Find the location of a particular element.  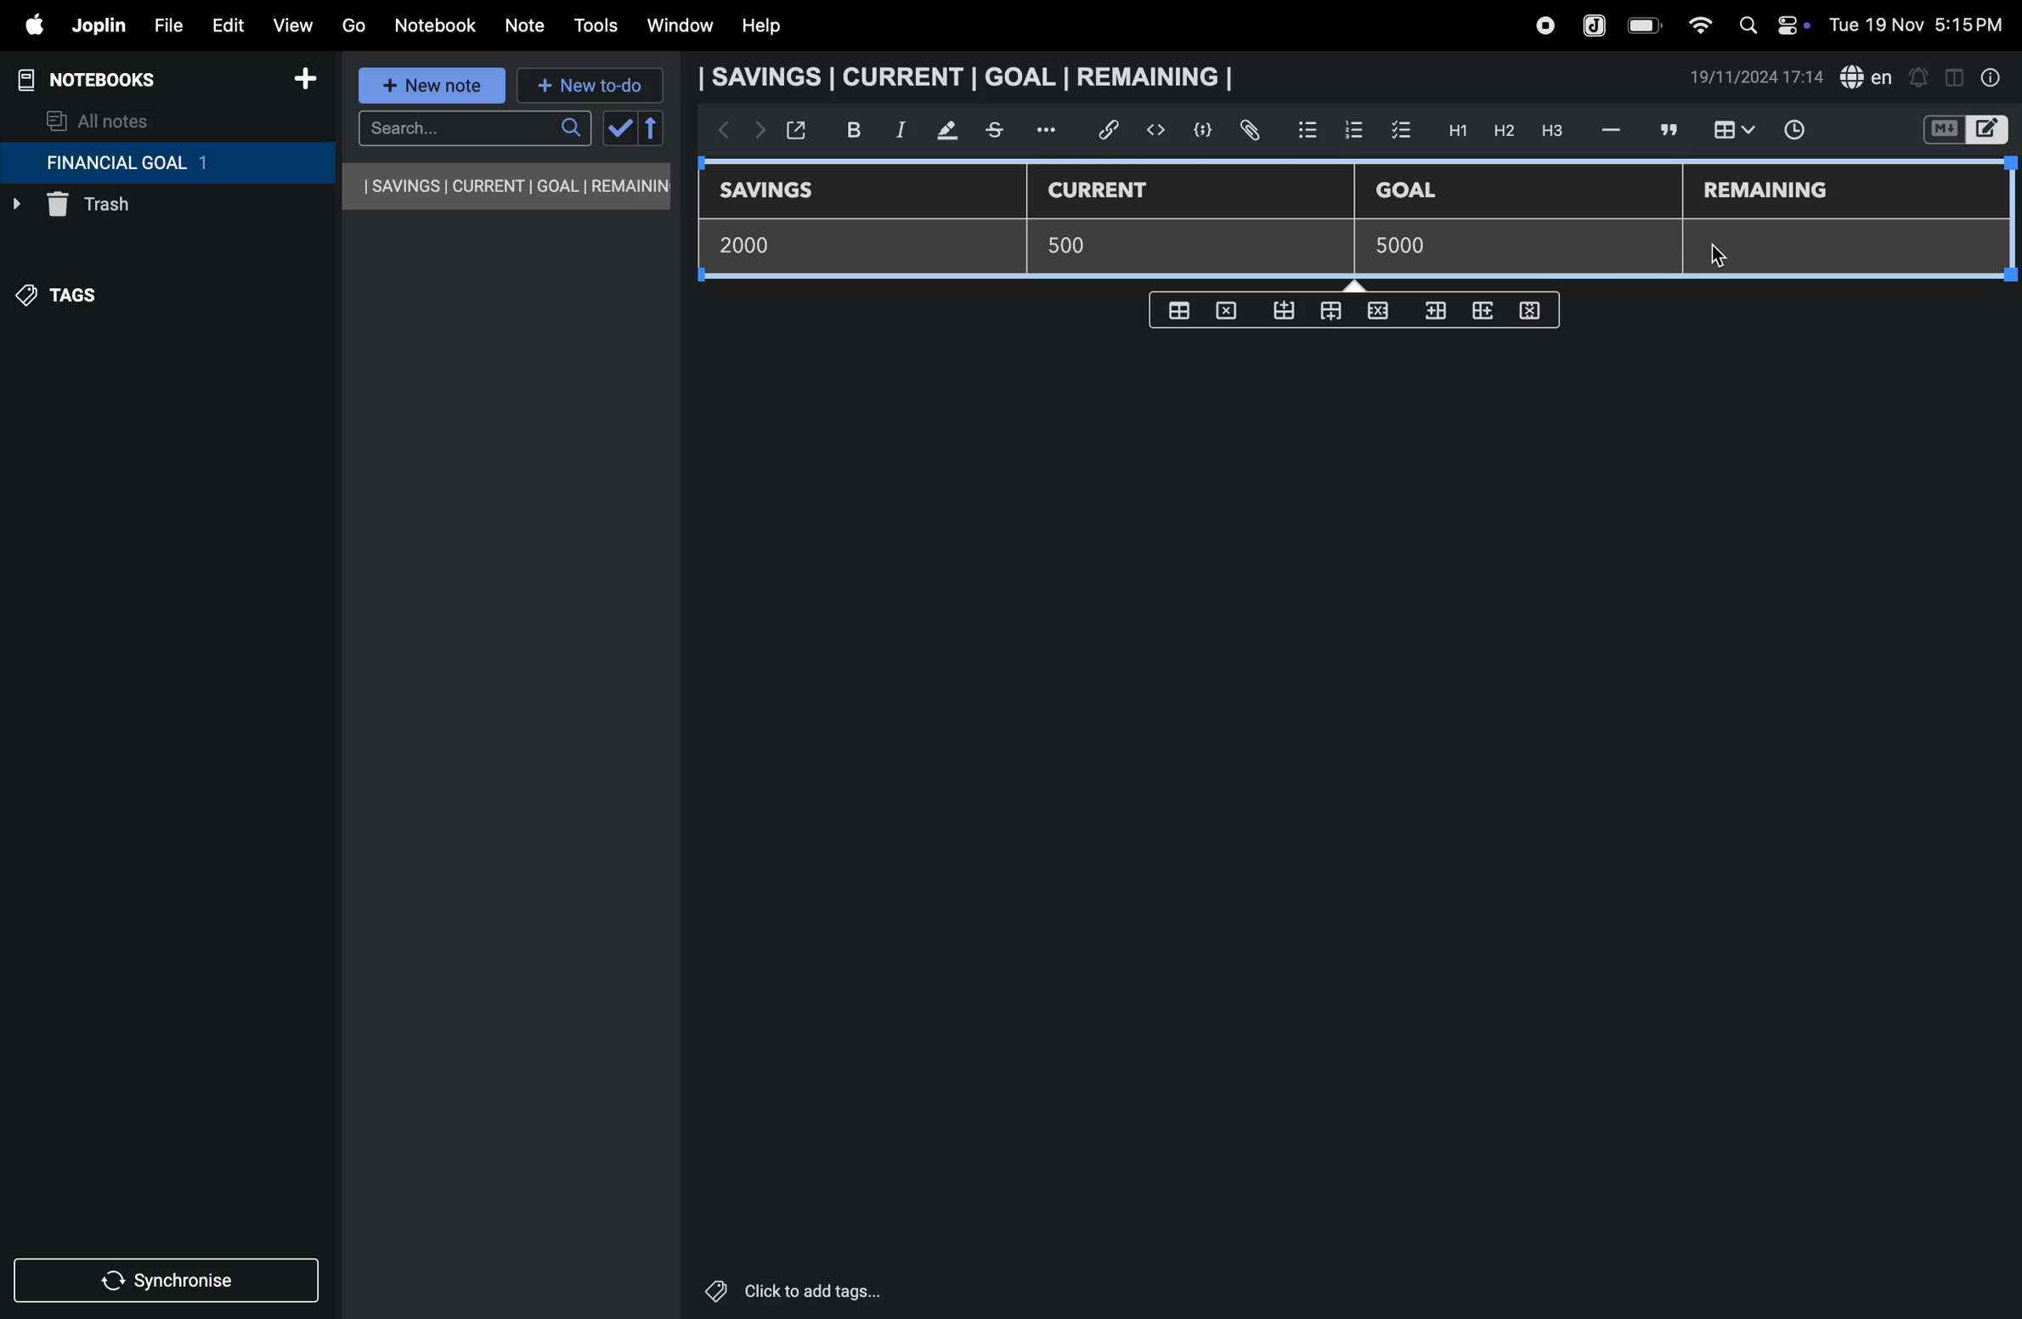

window is located at coordinates (678, 26).